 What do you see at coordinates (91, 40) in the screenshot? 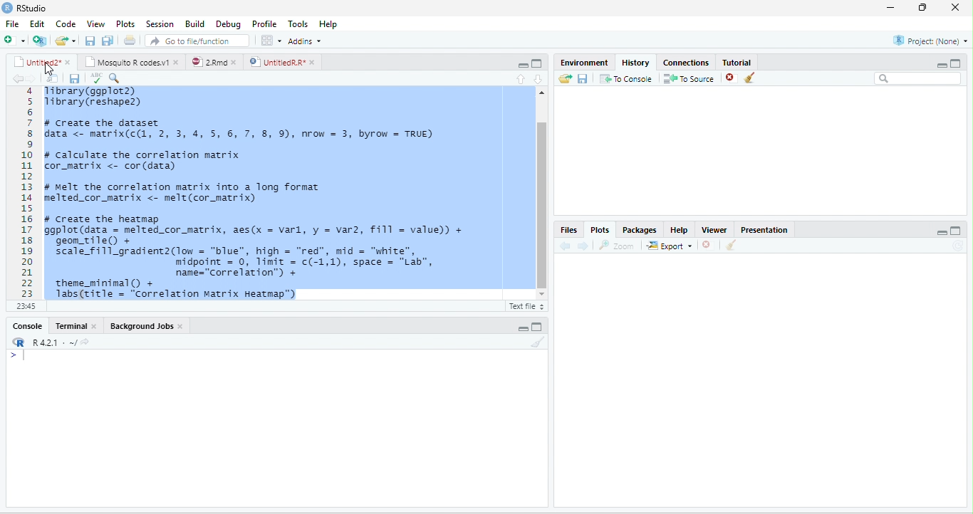
I see `previous file saction` at bounding box center [91, 40].